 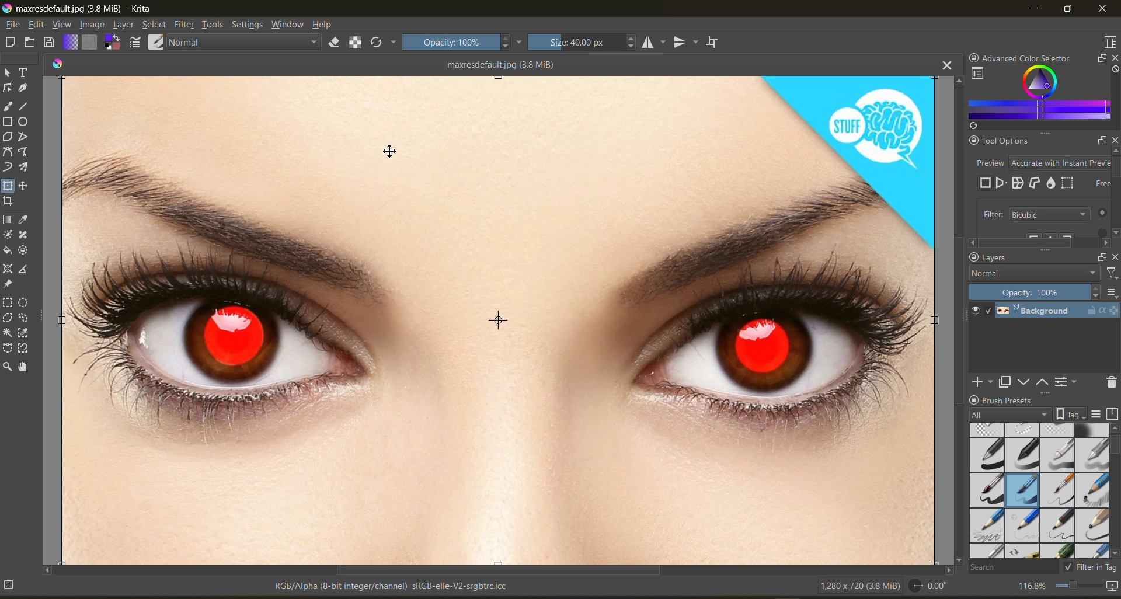 What do you see at coordinates (7, 250) in the screenshot?
I see `tool` at bounding box center [7, 250].